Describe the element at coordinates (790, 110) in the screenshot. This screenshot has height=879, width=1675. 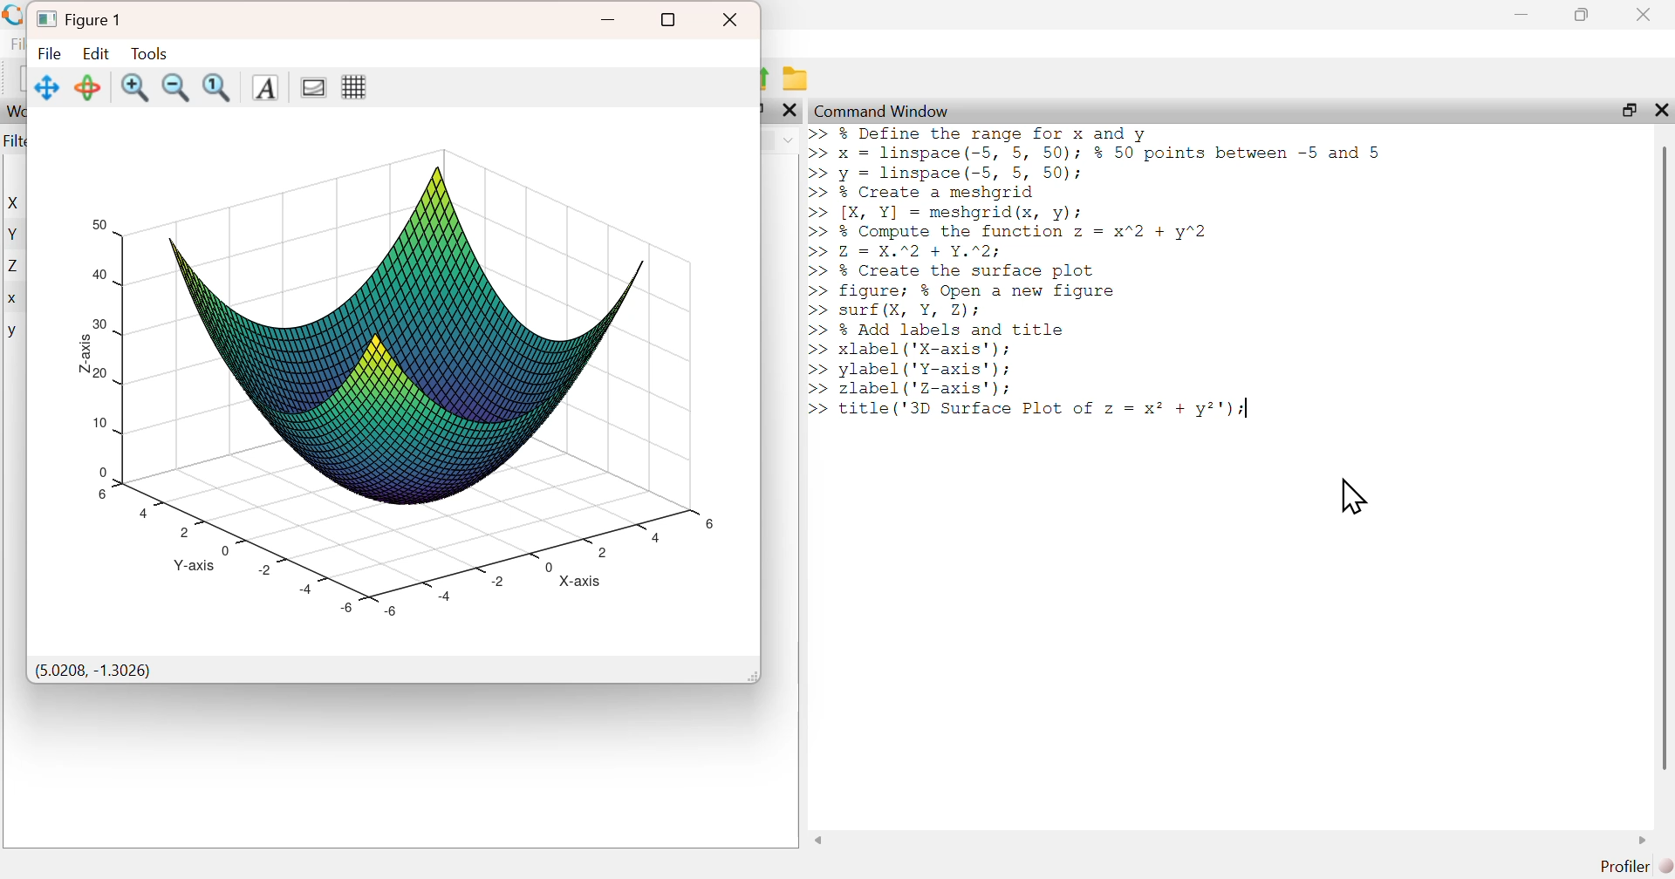
I see `close` at that location.